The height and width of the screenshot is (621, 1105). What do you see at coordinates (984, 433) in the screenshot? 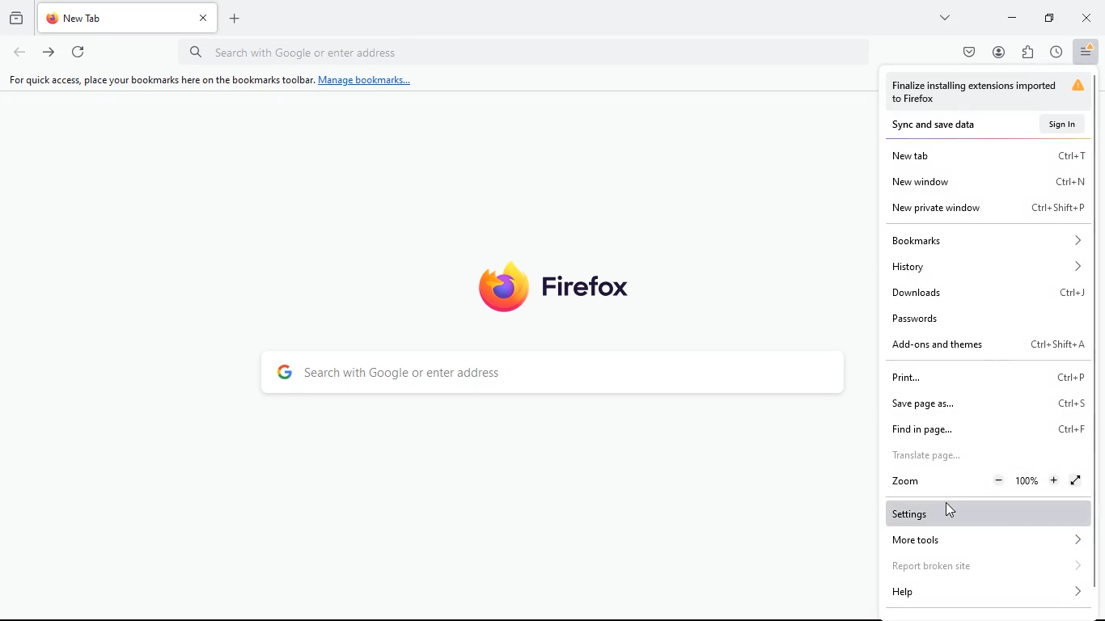
I see `find in page` at bounding box center [984, 433].